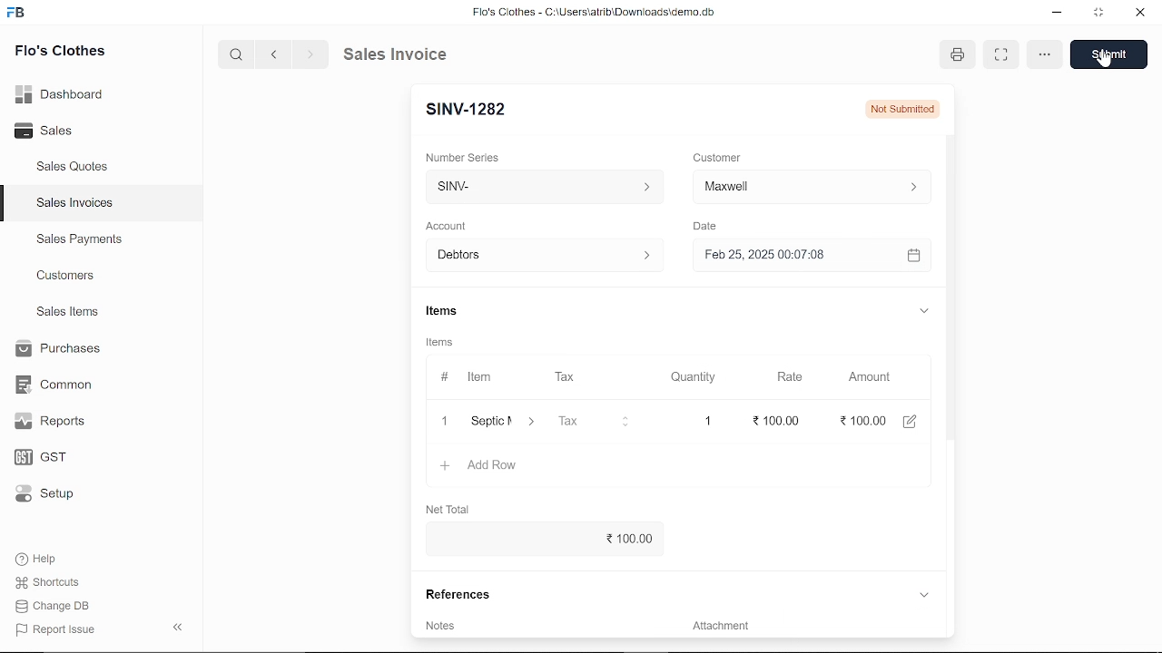 Image resolution: width=1162 pixels, height=653 pixels. Describe the element at coordinates (591, 12) in the screenshot. I see `Flo's Clothes - G:AUserslatribiDownloadsidemo.do` at that location.